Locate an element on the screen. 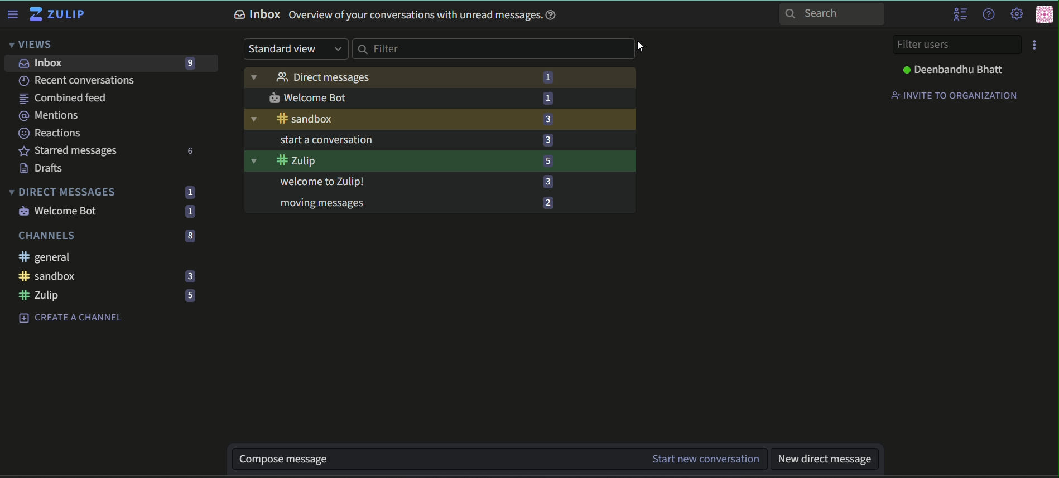  numbers is located at coordinates (190, 212).